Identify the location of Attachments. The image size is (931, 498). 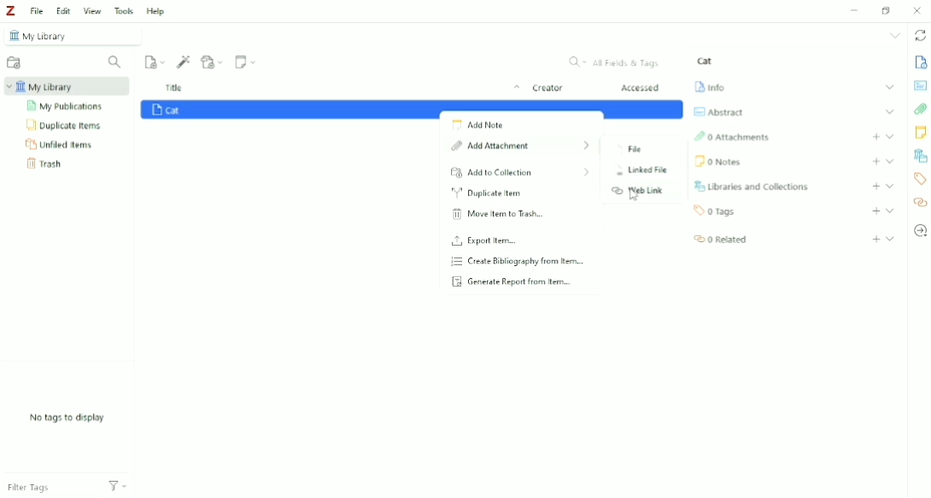
(731, 137).